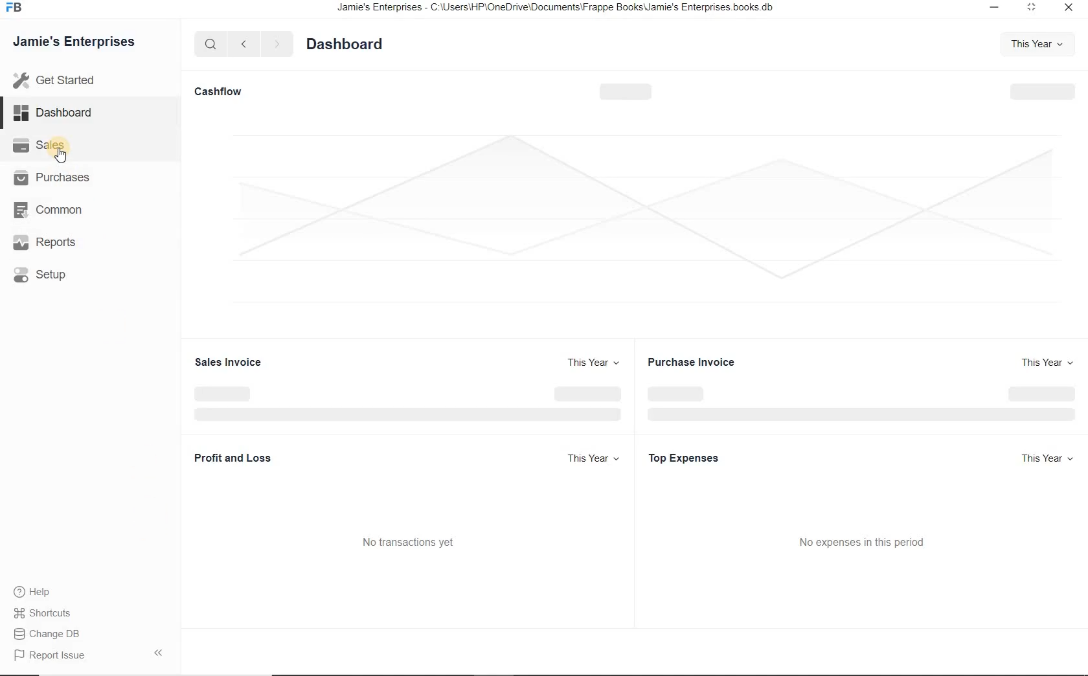 The height and width of the screenshot is (676, 1088). What do you see at coordinates (229, 363) in the screenshot?
I see `Sales Invoice` at bounding box center [229, 363].